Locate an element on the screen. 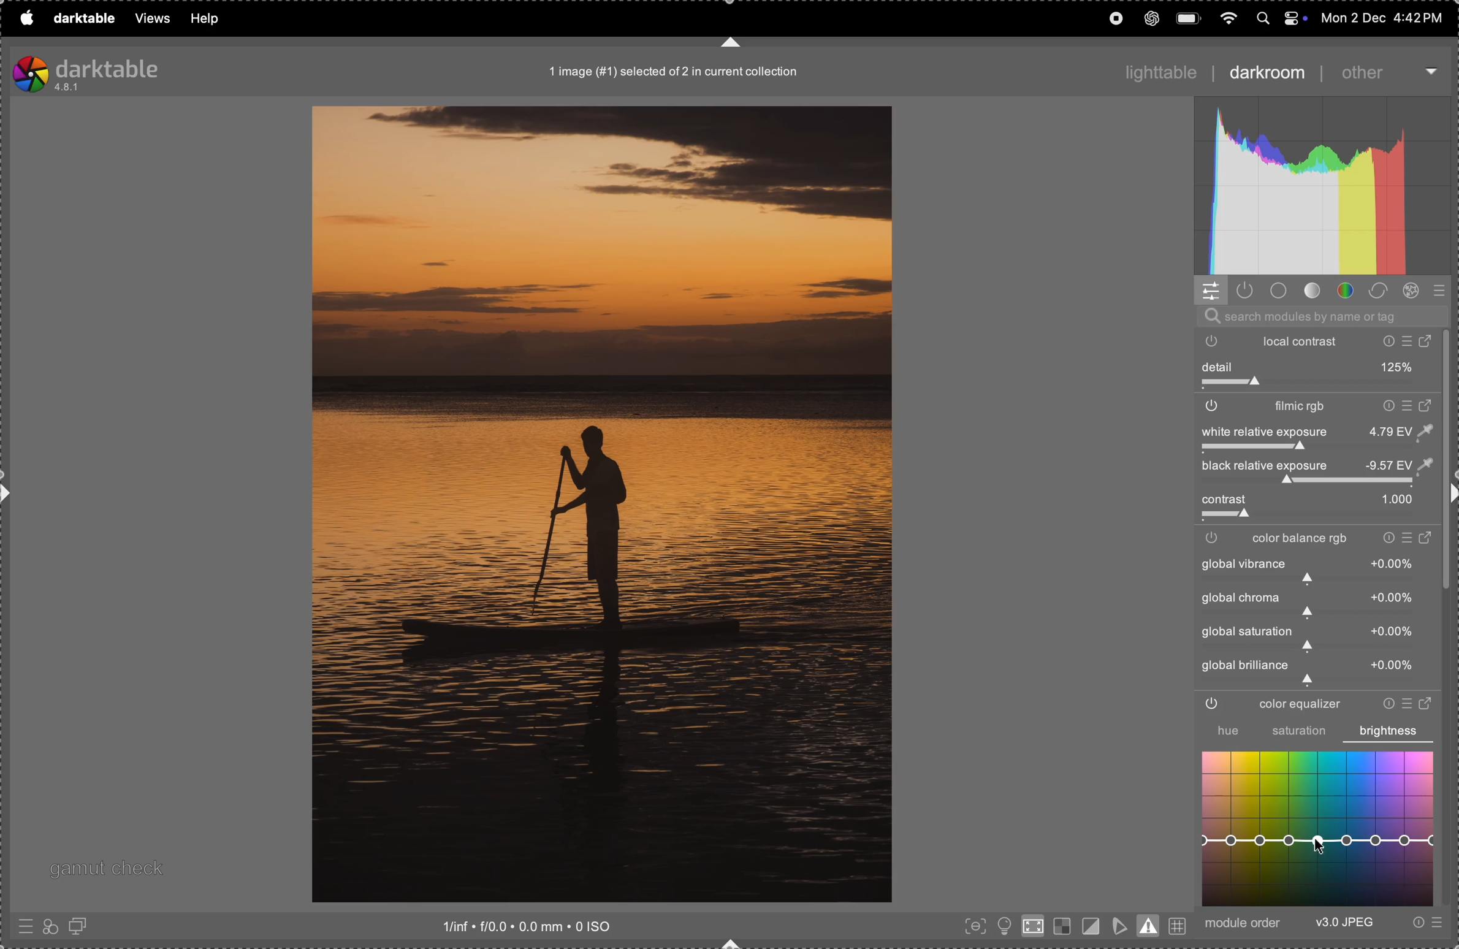  presets is located at coordinates (23, 929).